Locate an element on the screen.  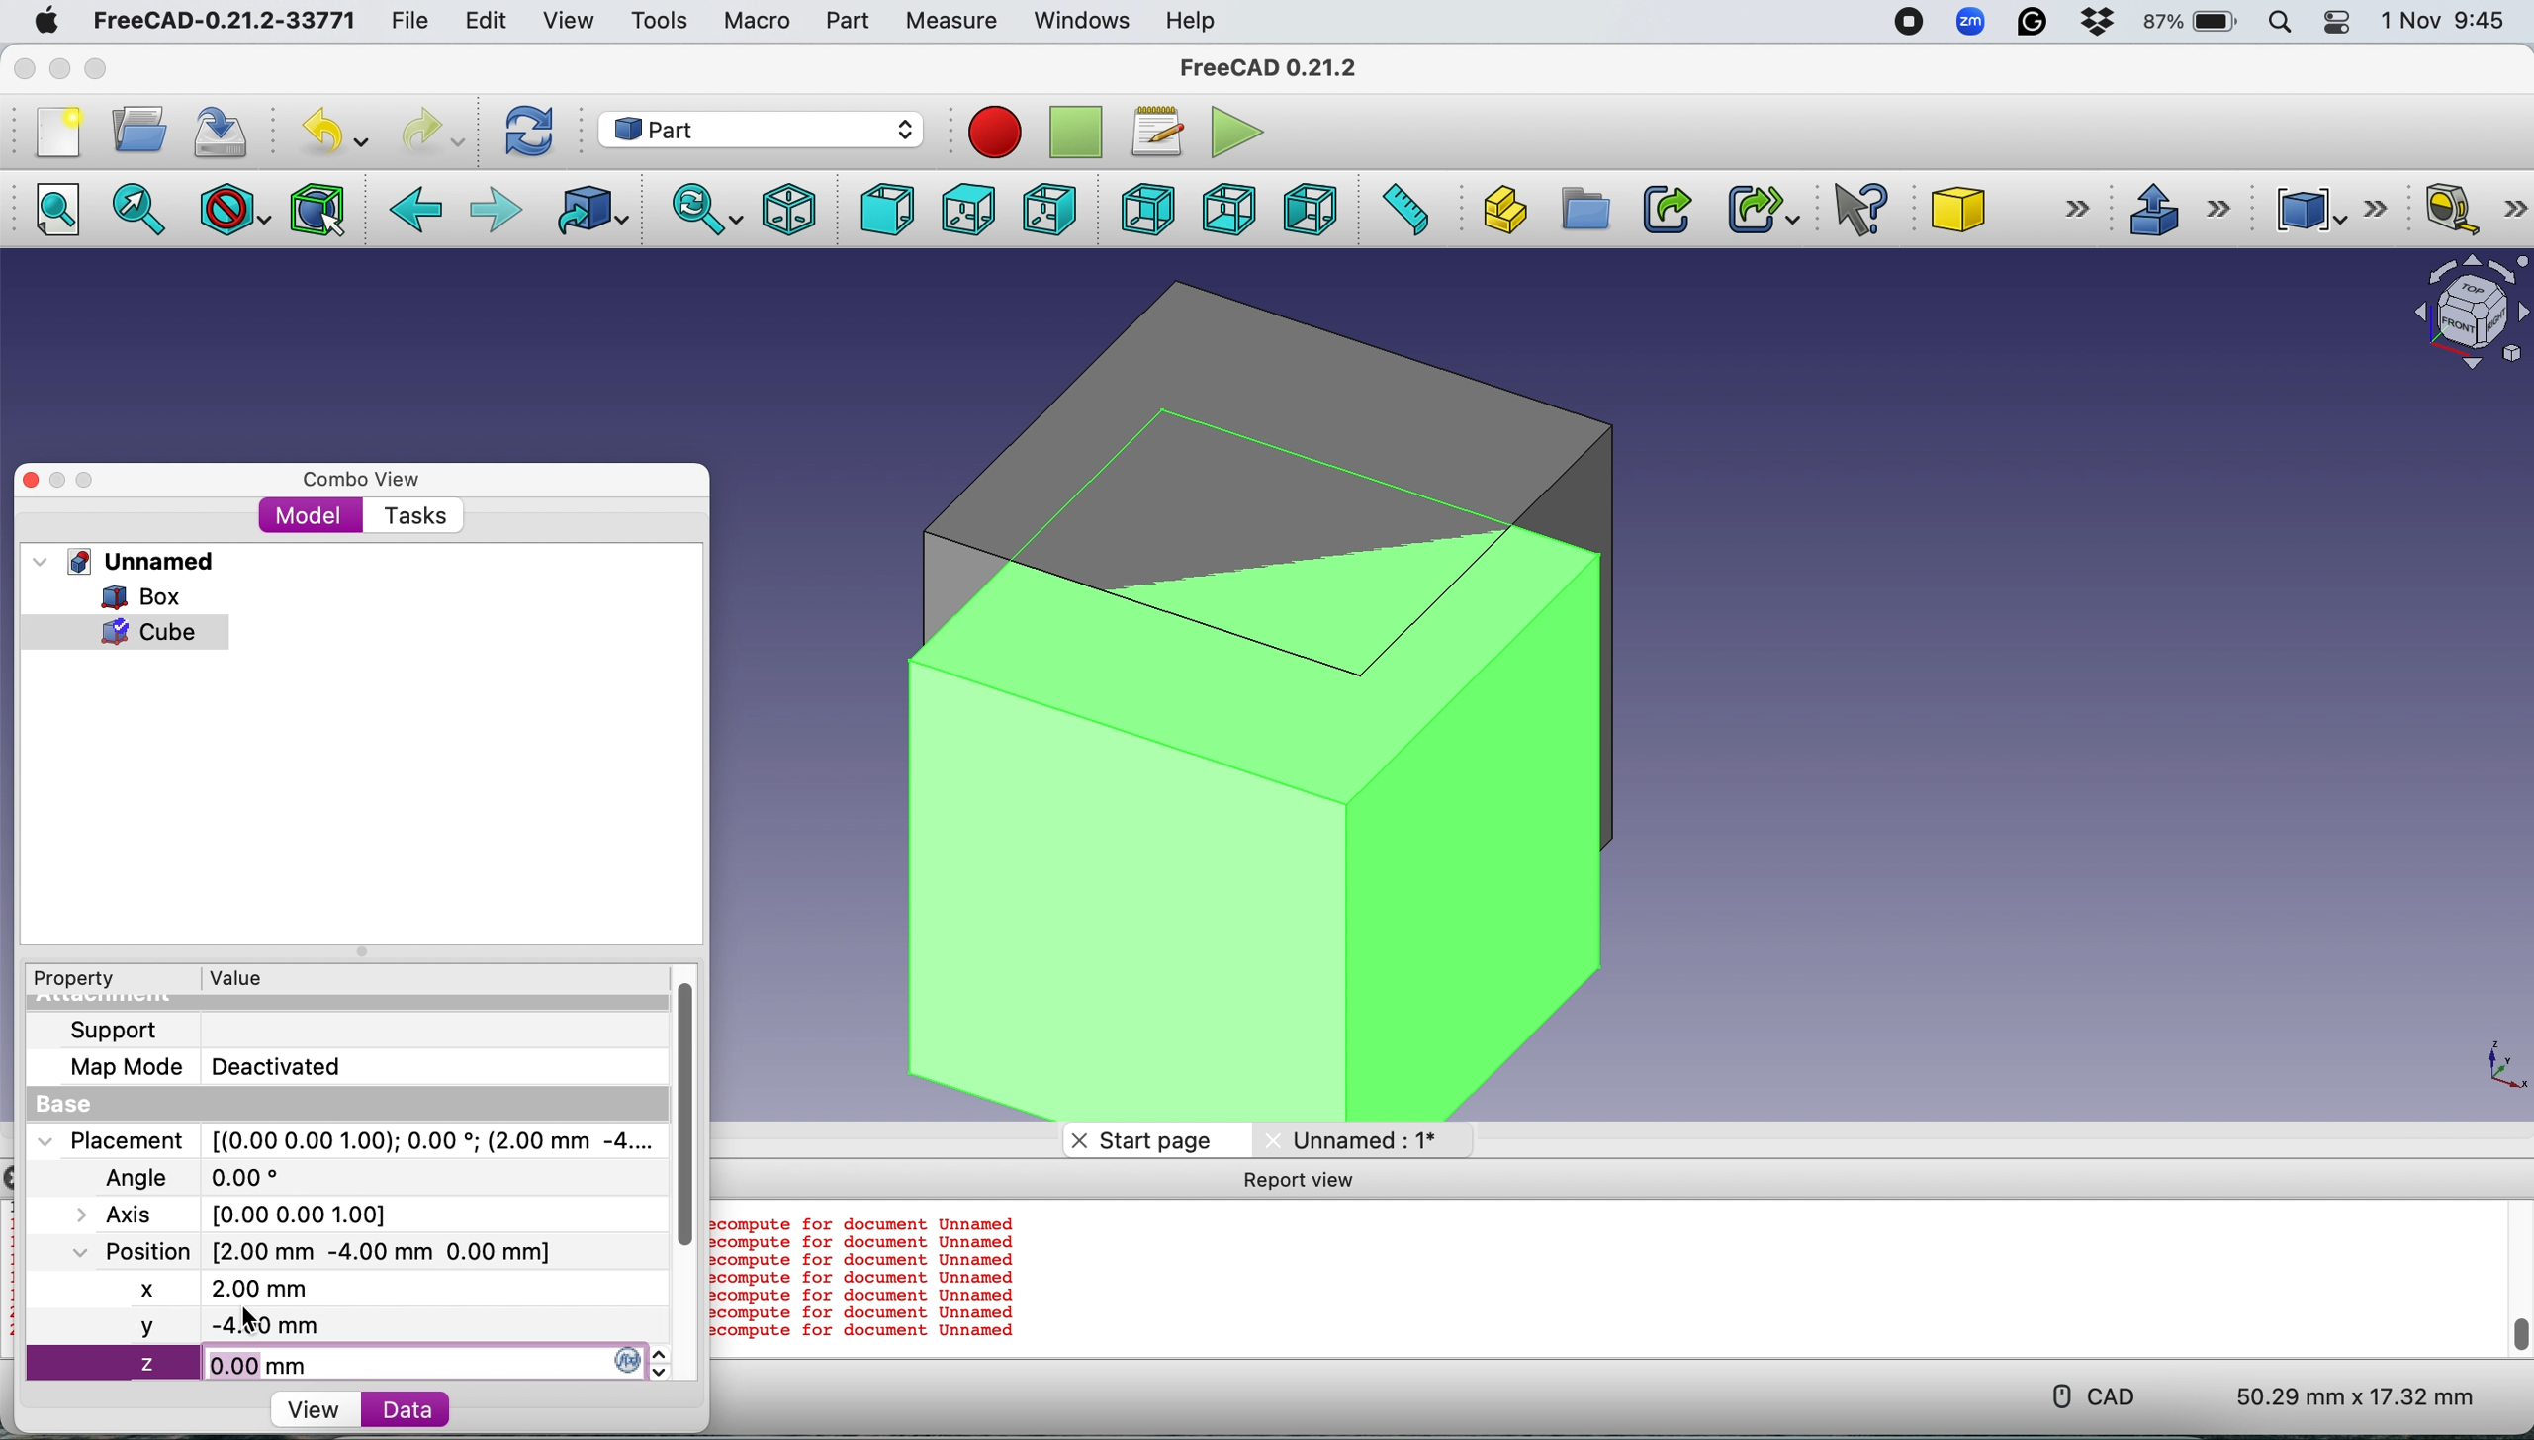
Property is located at coordinates (64, 978).